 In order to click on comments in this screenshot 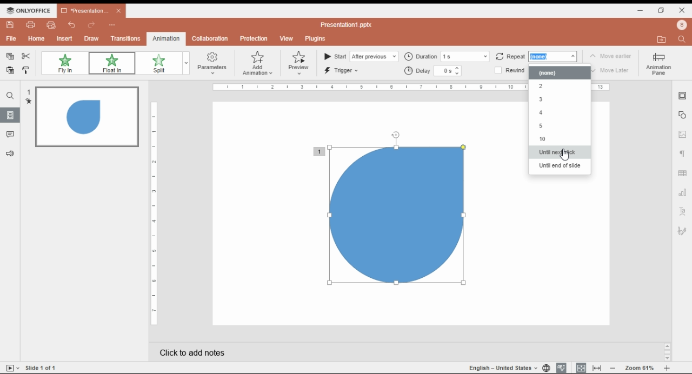, I will do `click(10, 135)`.